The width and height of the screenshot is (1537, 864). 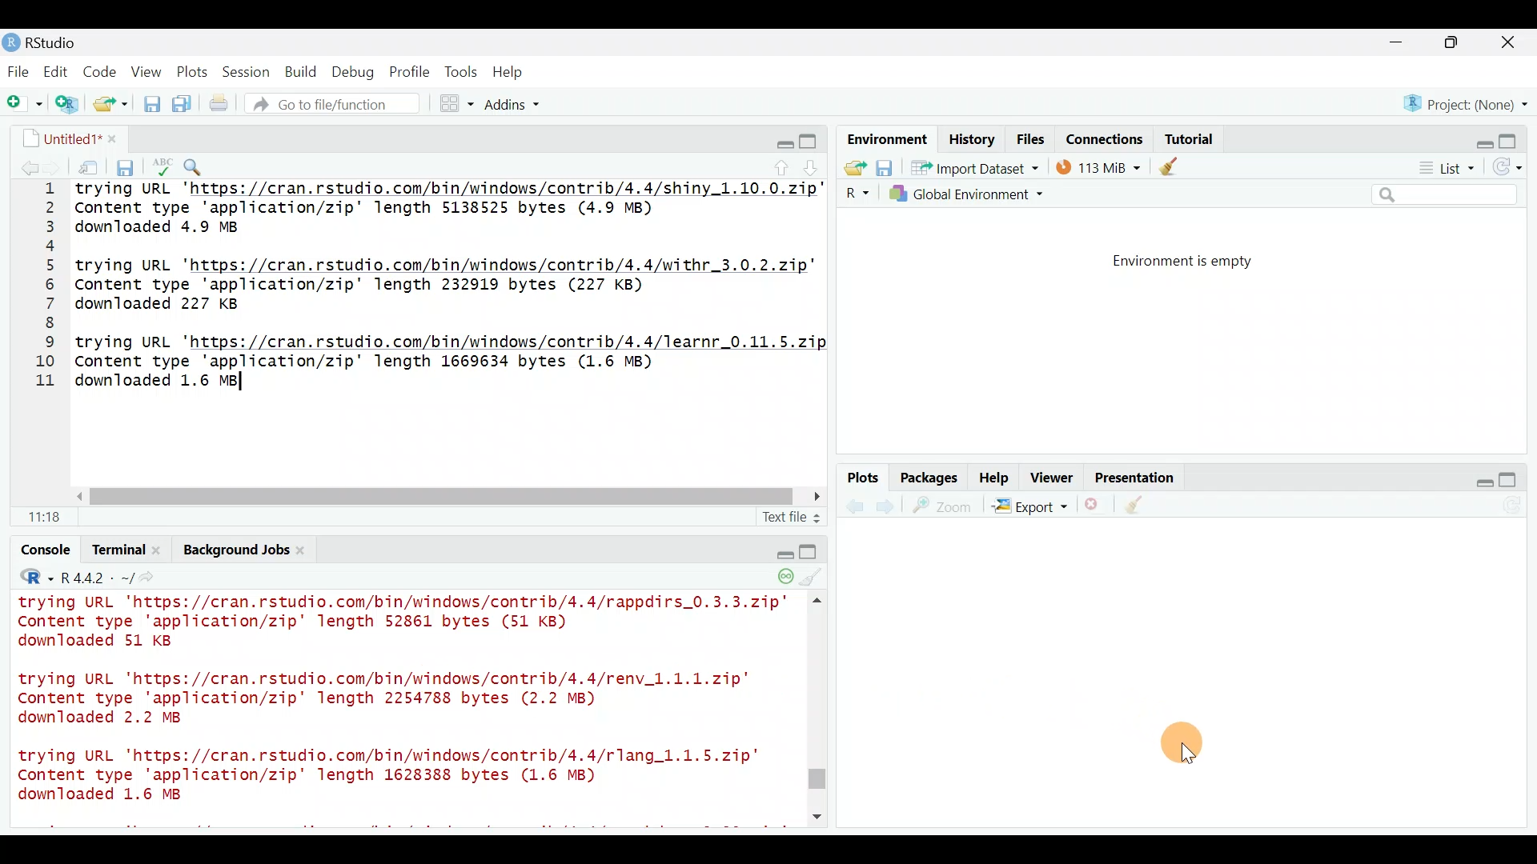 I want to click on Packages, so click(x=928, y=477).